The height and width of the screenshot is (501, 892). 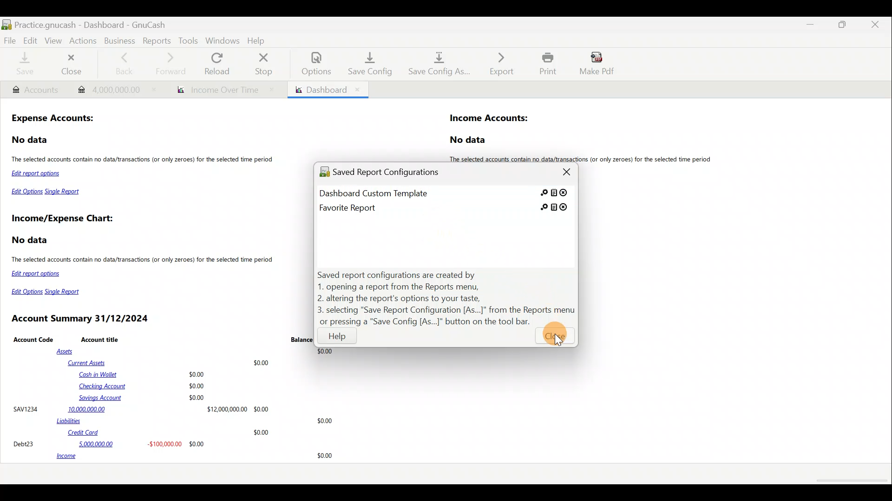 I want to click on Saved report configurations, so click(x=389, y=173).